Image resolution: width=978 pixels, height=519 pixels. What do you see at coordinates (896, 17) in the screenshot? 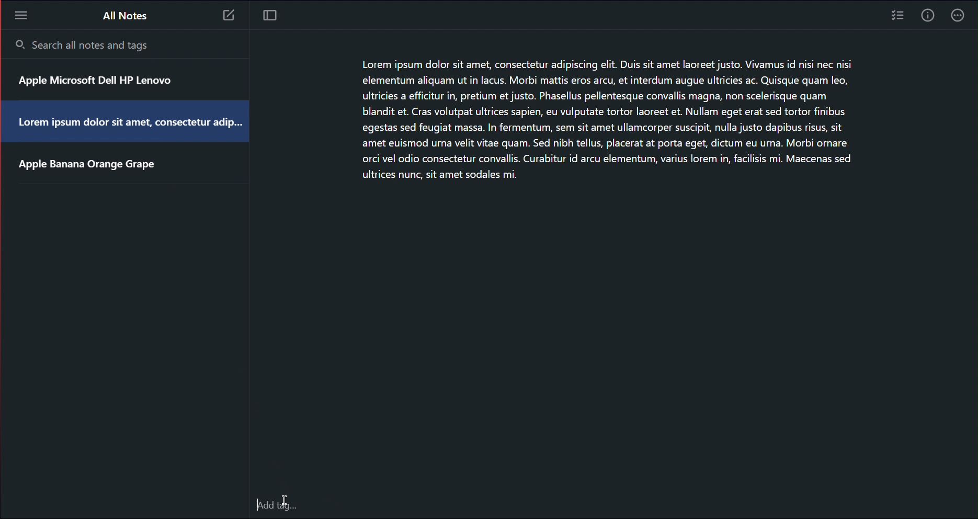
I see `Checklist` at bounding box center [896, 17].